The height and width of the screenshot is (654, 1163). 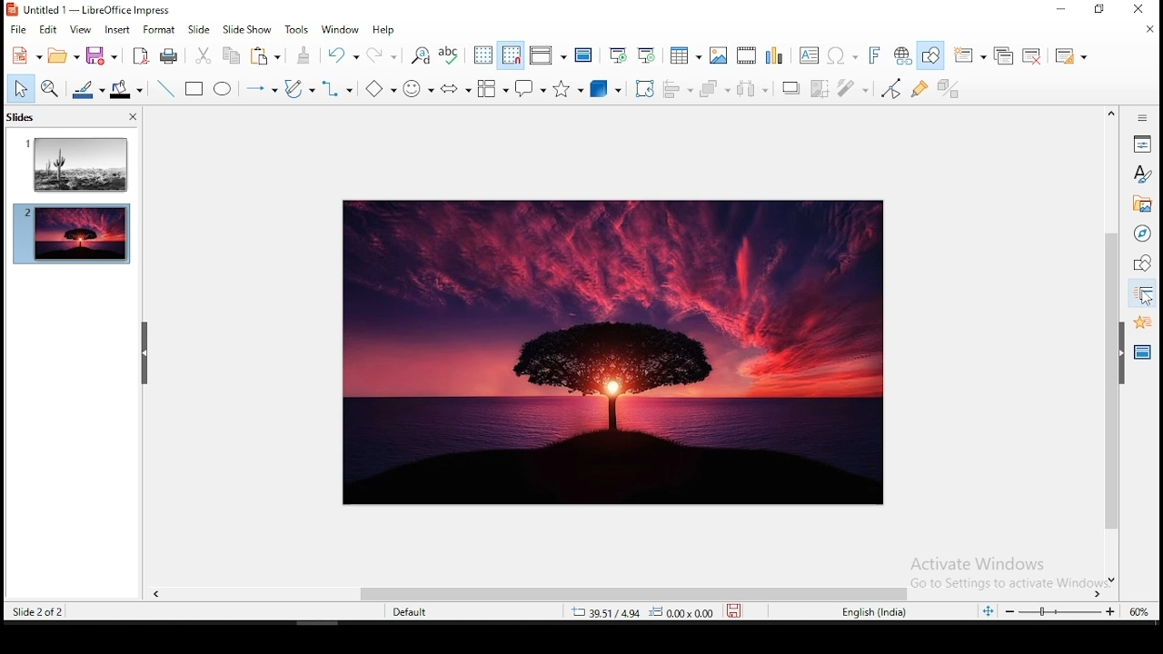 I want to click on align objects, so click(x=681, y=90).